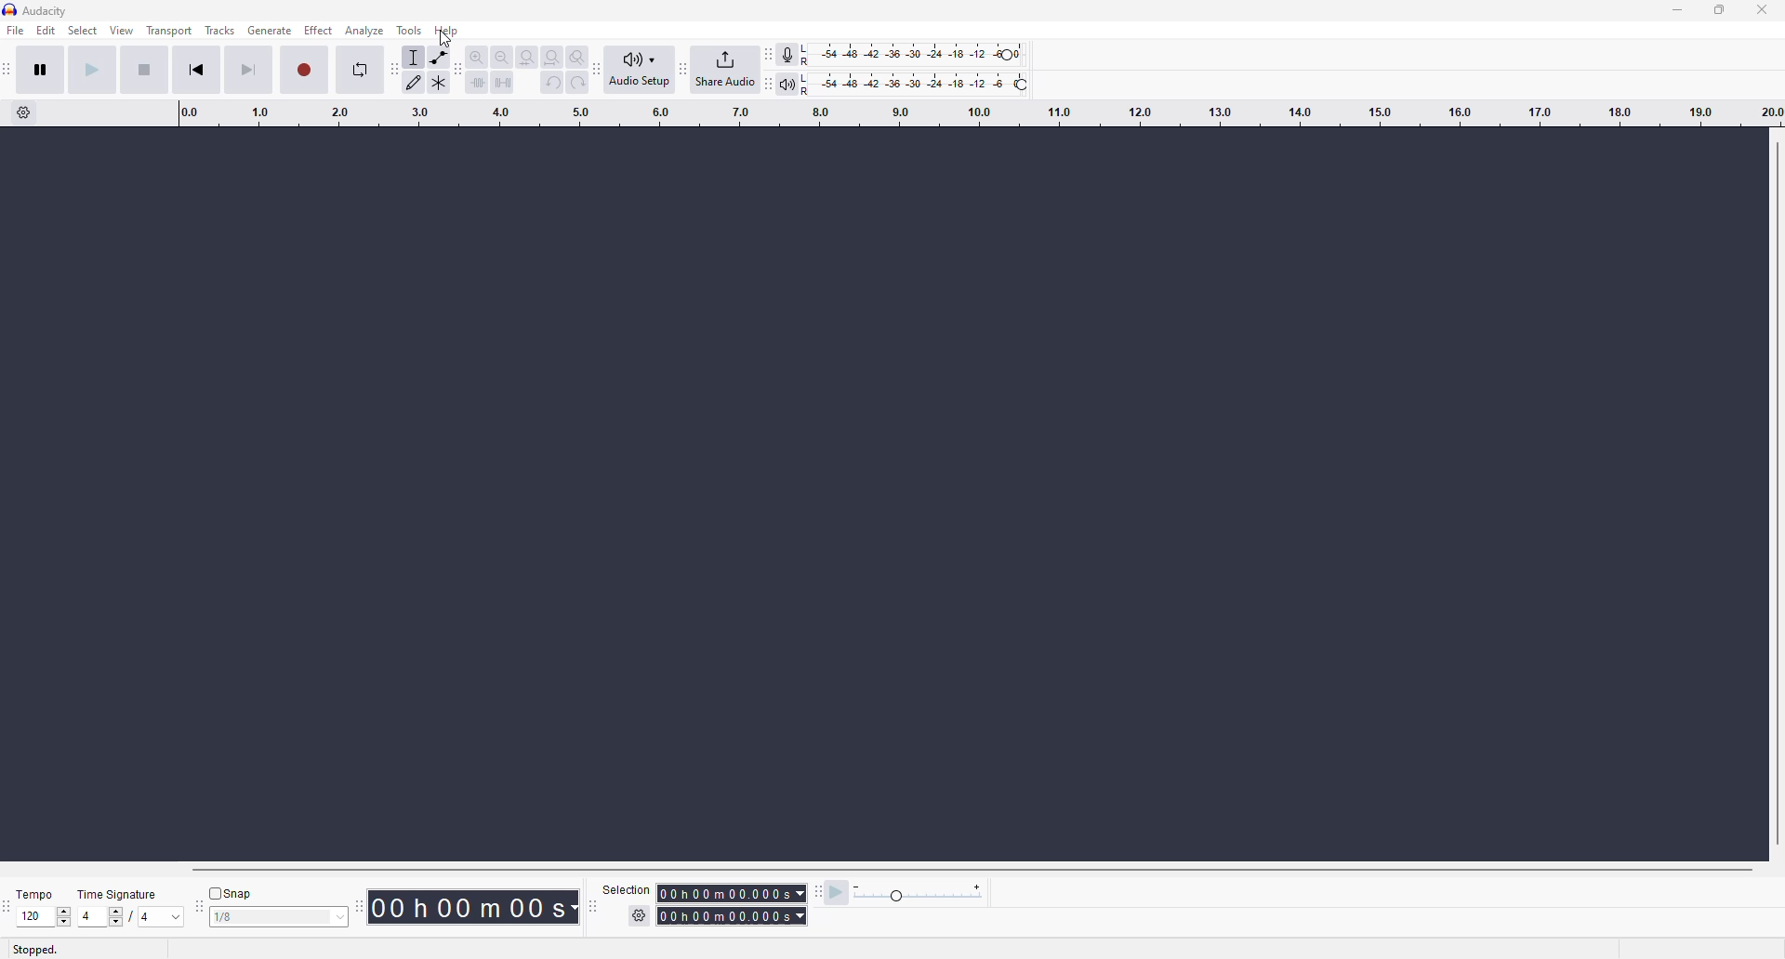 This screenshot has width=1785, height=959. Describe the element at coordinates (1773, 492) in the screenshot. I see `Vertical Scrollbar` at that location.